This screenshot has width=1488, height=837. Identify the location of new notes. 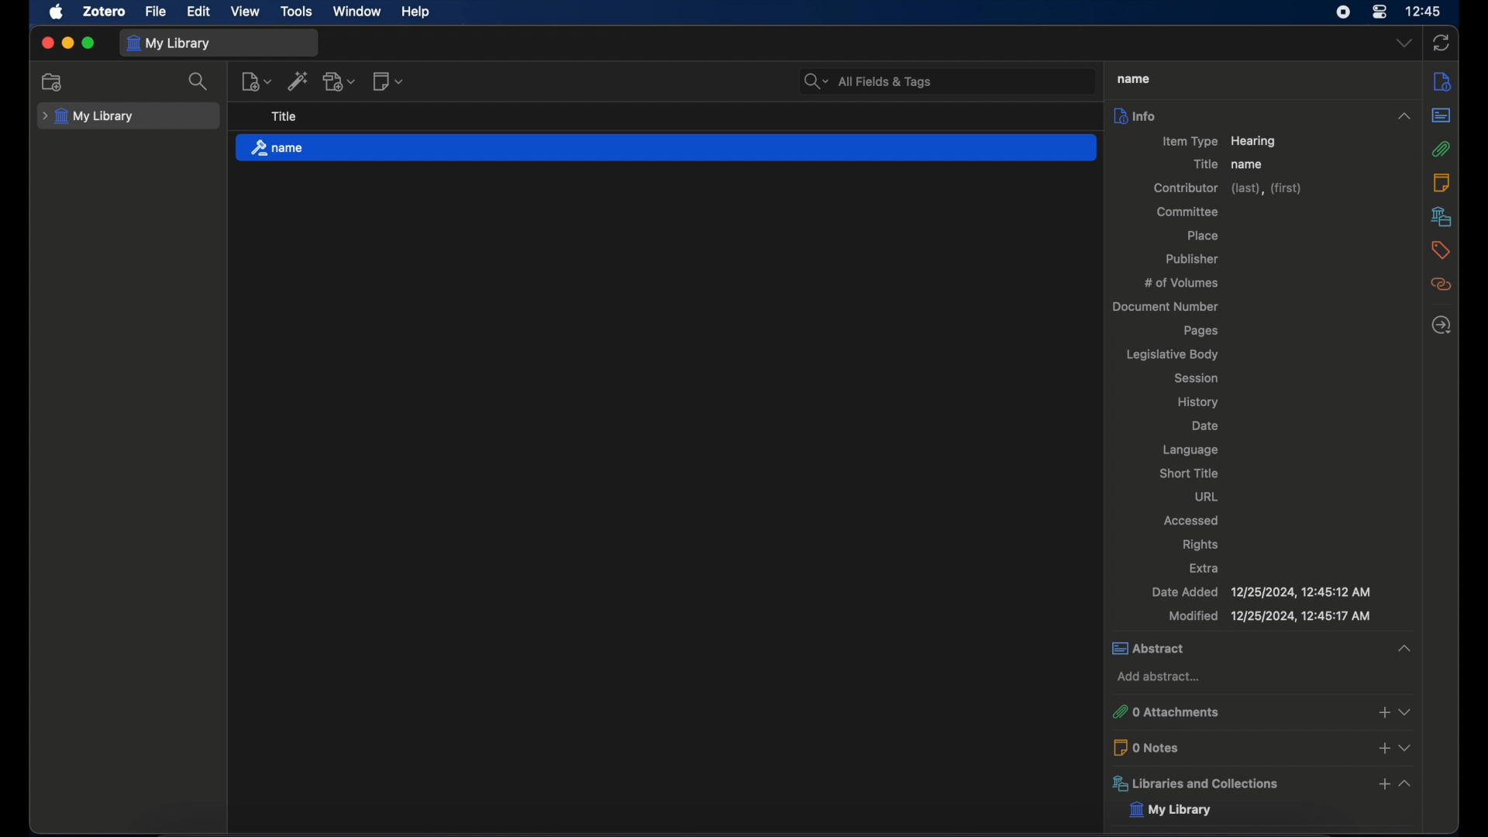
(389, 81).